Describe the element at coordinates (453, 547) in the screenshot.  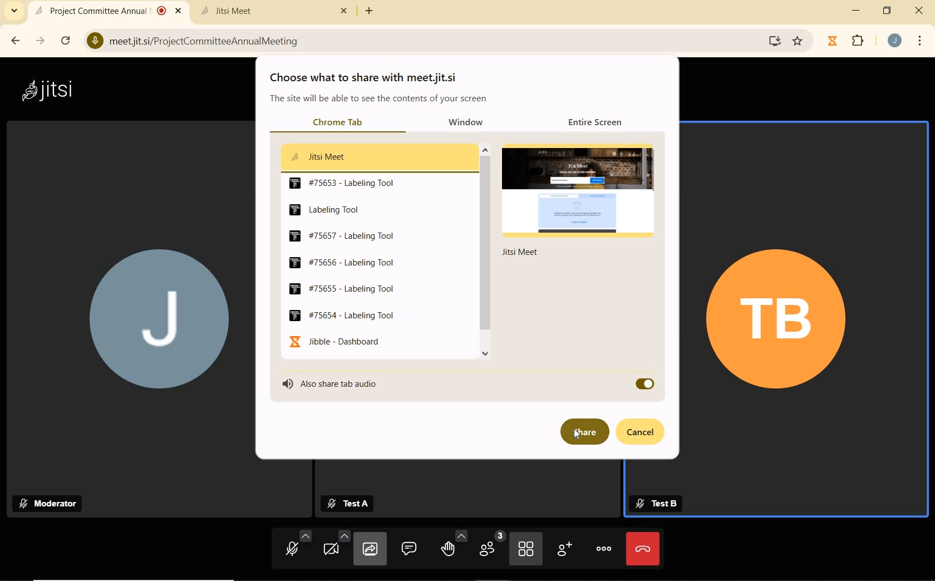
I see `RAISE YOUR HAND` at that location.